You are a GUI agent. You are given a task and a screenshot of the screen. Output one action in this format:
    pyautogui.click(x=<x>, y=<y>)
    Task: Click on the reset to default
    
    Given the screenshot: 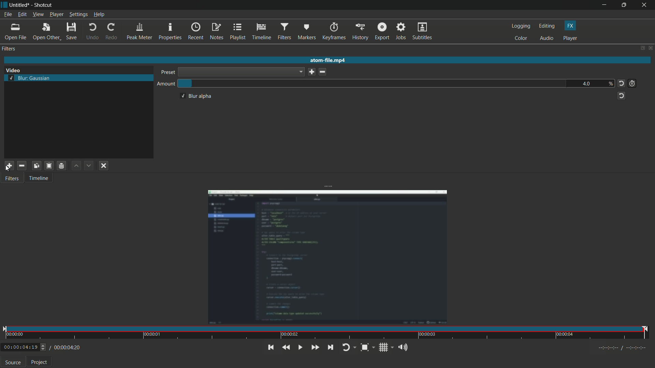 What is the action you would take?
    pyautogui.click(x=621, y=96)
    